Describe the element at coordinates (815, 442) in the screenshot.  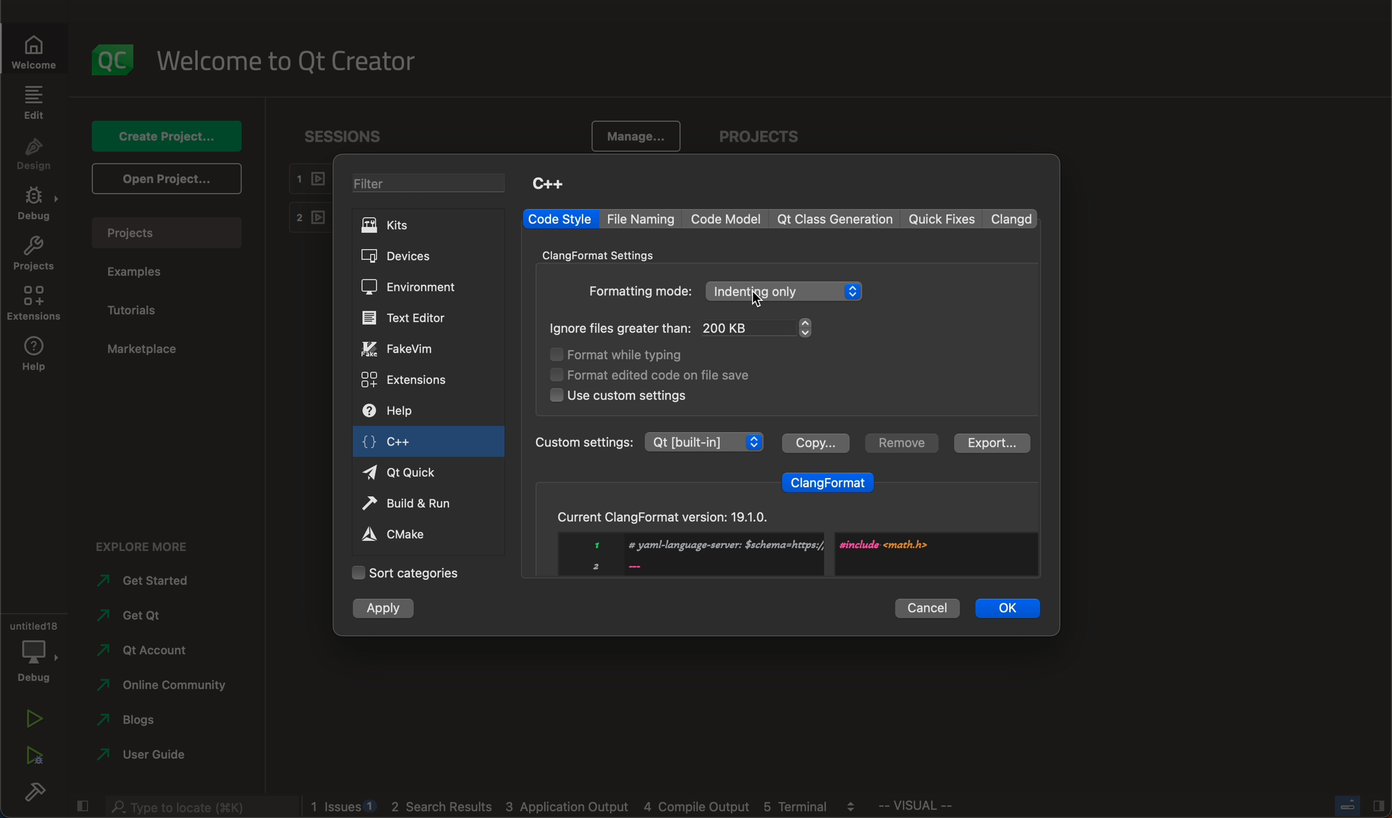
I see `copy` at that location.